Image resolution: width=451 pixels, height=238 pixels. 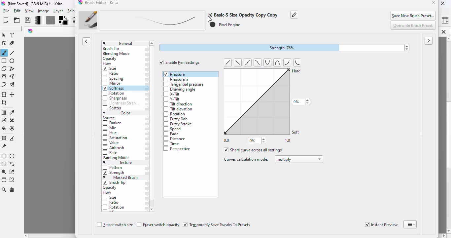 I want to click on rectangular selection tool, so click(x=4, y=156).